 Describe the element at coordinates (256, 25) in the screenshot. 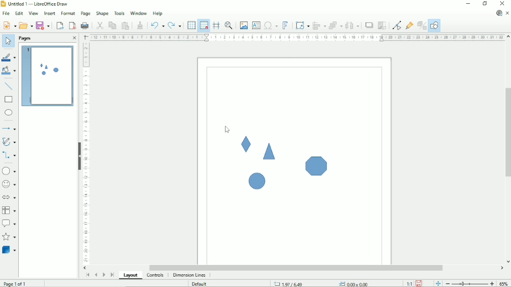

I see `Insert text box` at that location.